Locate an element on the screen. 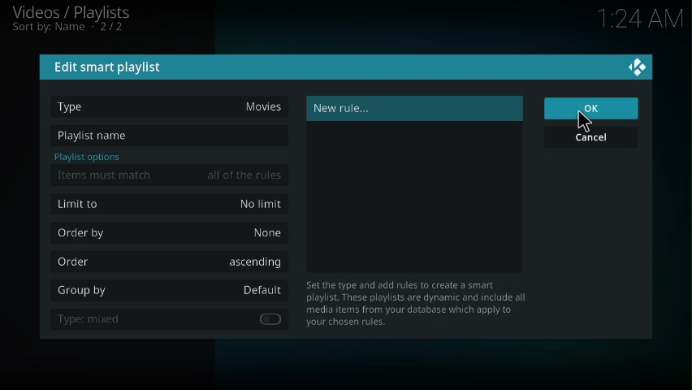  videos is located at coordinates (75, 11).